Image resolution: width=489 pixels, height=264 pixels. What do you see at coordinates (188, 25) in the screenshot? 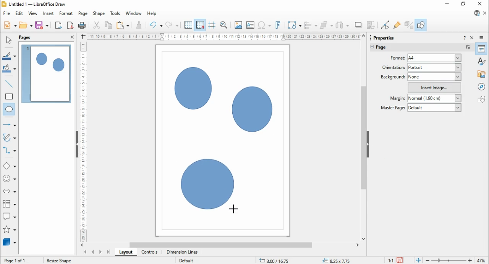
I see `display grid` at bounding box center [188, 25].